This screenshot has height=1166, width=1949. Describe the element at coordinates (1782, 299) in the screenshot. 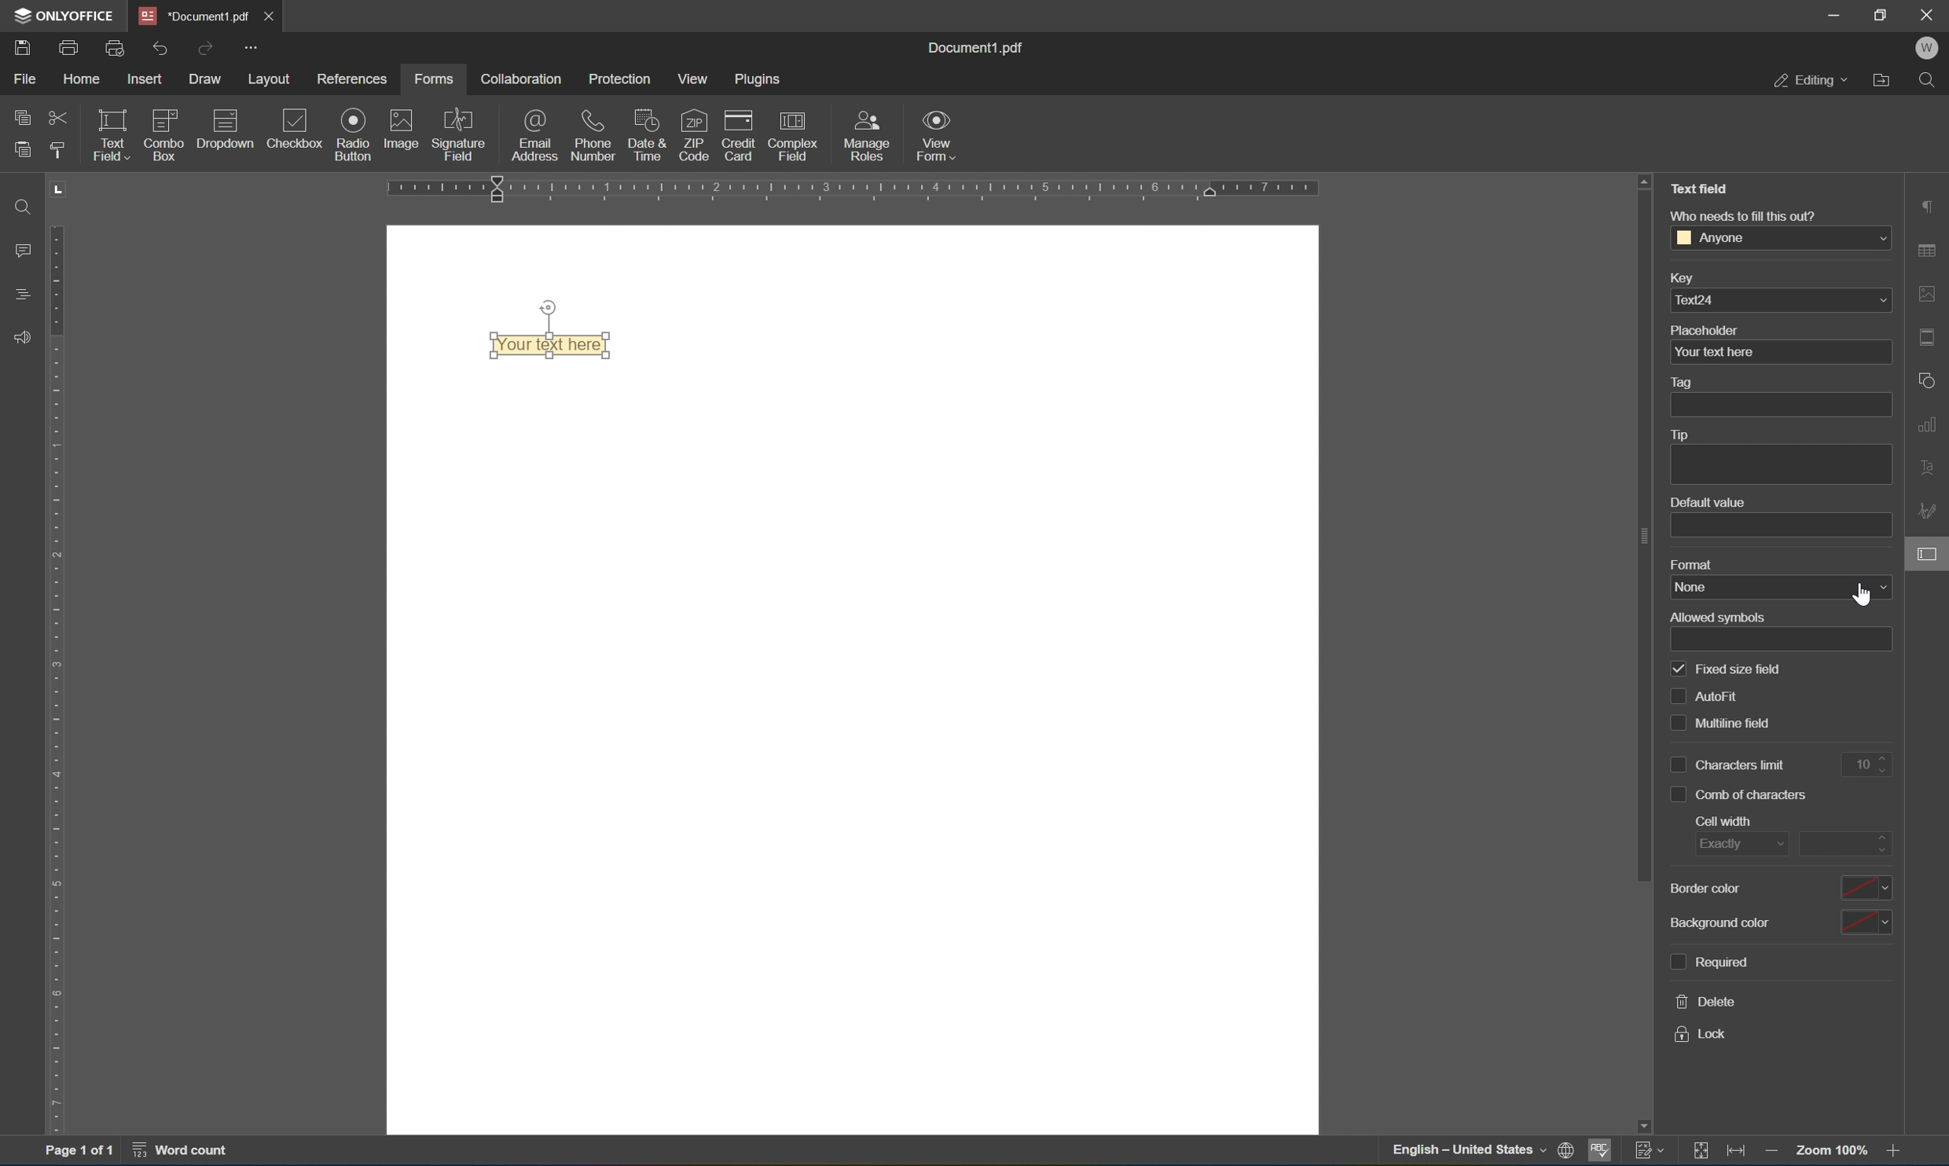

I see `text24` at that location.